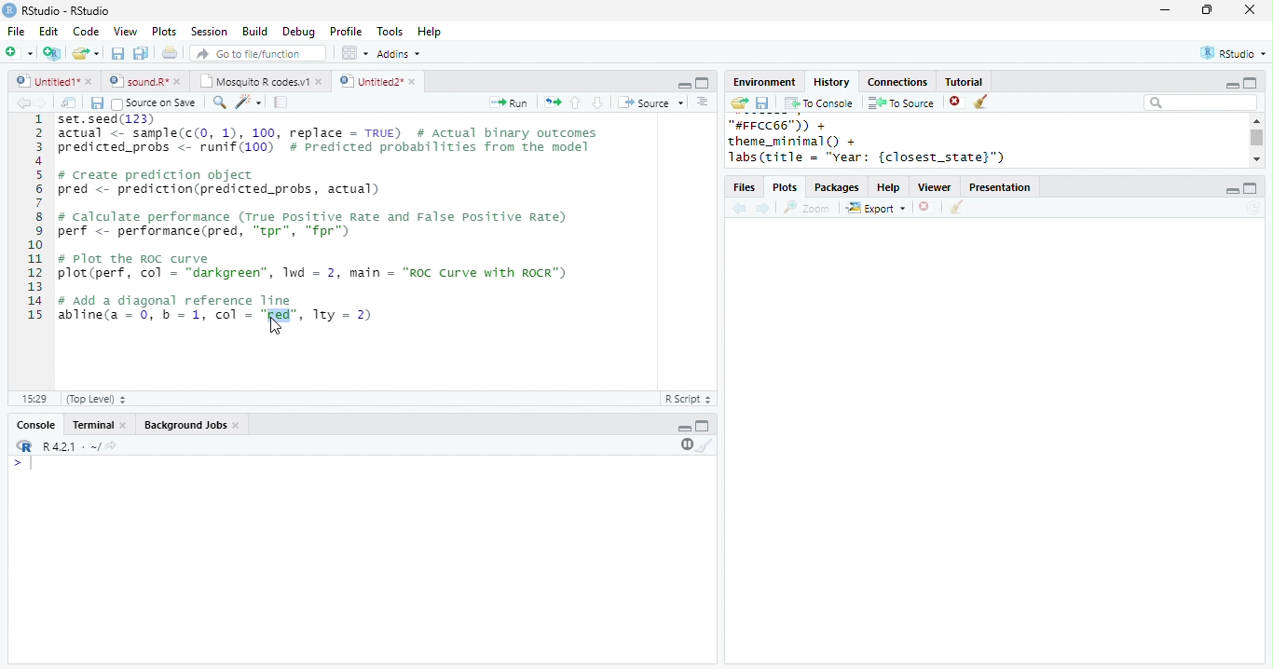 This screenshot has height=669, width=1273. What do you see at coordinates (1231, 191) in the screenshot?
I see `minimize` at bounding box center [1231, 191].